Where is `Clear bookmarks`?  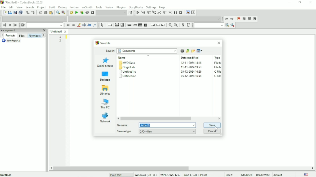
Clear bookmarks is located at coordinates (255, 19).